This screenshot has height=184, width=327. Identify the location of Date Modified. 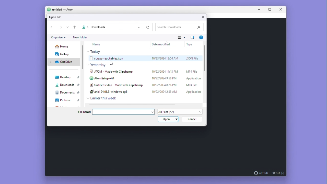
(161, 44).